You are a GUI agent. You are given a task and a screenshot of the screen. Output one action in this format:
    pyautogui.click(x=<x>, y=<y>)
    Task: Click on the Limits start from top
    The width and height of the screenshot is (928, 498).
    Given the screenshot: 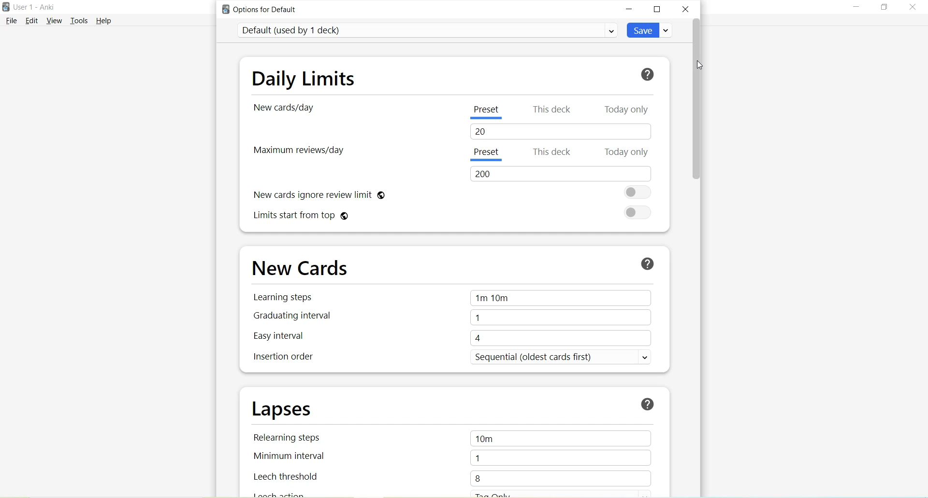 What is the action you would take?
    pyautogui.click(x=301, y=216)
    